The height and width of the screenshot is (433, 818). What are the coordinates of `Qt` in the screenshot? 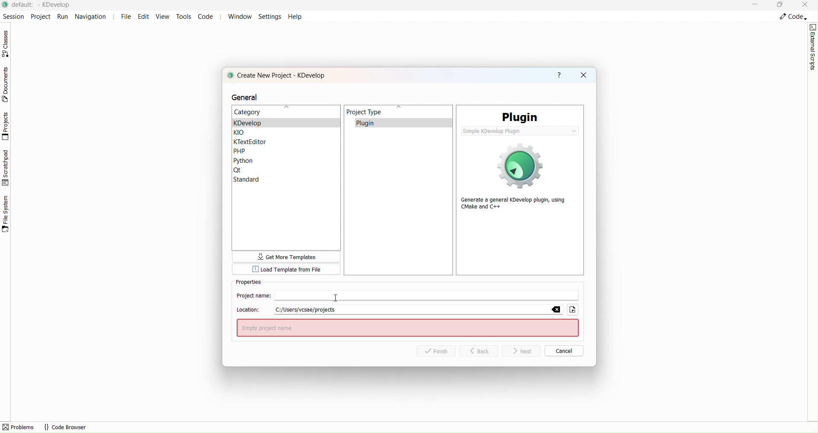 It's located at (259, 170).